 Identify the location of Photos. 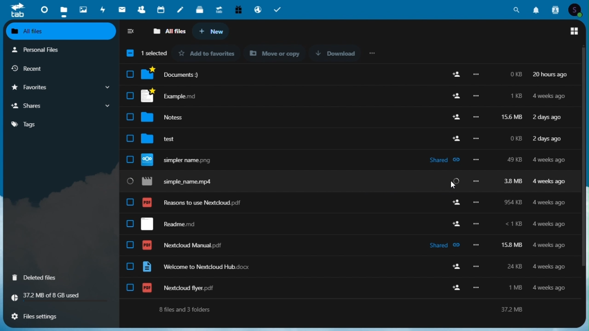
(84, 8).